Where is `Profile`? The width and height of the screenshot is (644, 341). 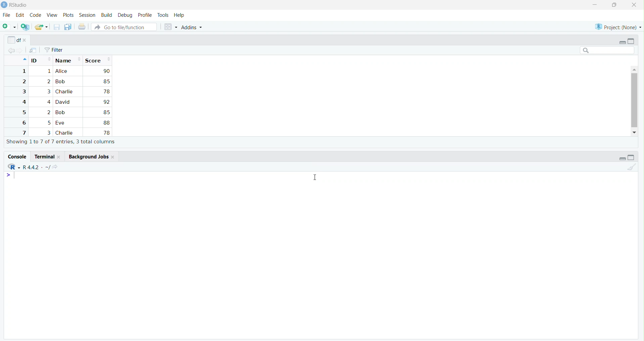 Profile is located at coordinates (145, 15).